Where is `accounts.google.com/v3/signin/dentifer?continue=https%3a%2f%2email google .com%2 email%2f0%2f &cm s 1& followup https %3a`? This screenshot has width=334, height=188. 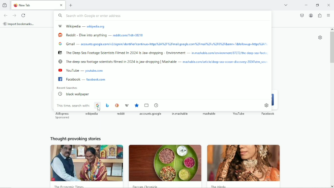 accounts.google.com/v3/signin/dentifer?continue=https%3a%2f%2email google .com%2 email%2f0%2f &cm s 1& followup https %3a is located at coordinates (176, 44).